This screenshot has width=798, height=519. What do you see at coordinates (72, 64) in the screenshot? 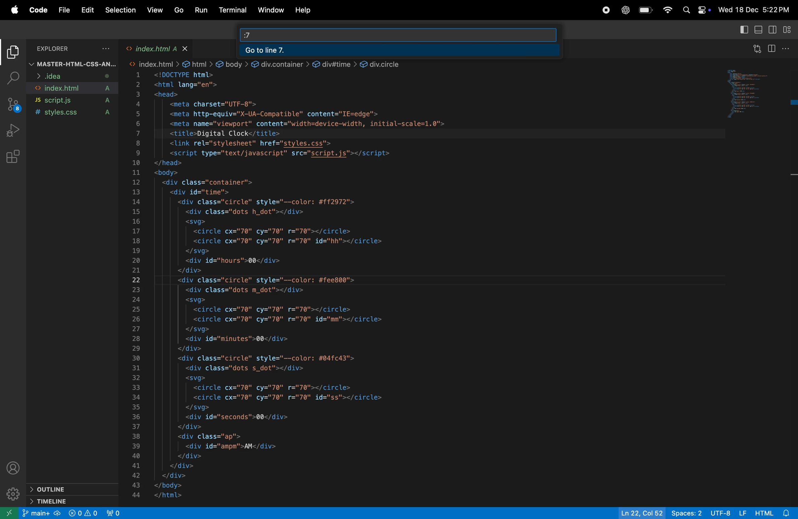
I see `master html css file` at bounding box center [72, 64].